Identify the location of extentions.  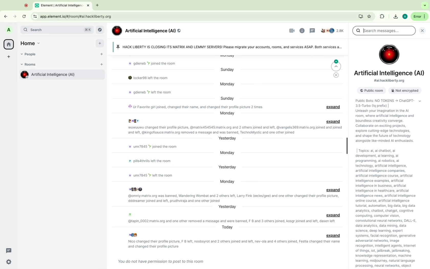
(370, 16).